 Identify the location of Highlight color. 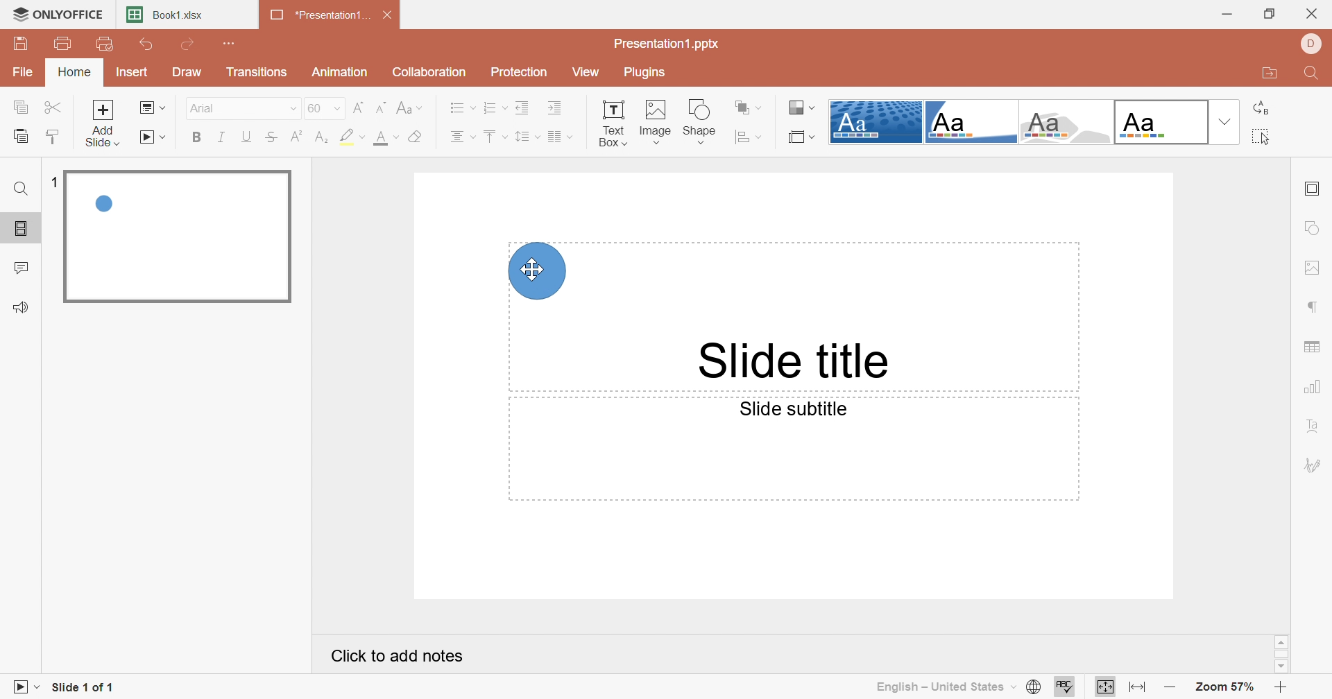
(352, 135).